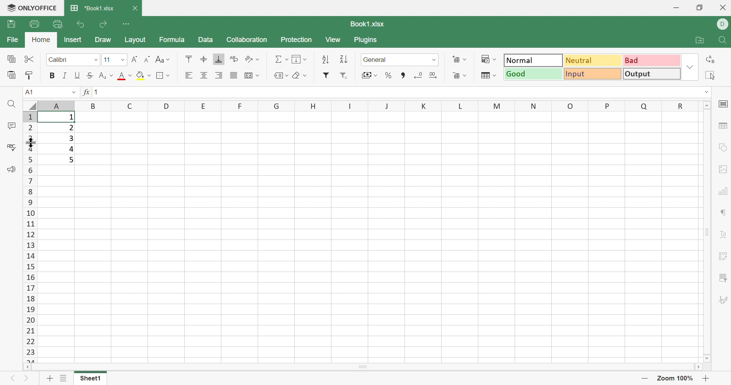 Image resolution: width=731 pixels, height=385 pixels. I want to click on Scroll Left, so click(28, 367).